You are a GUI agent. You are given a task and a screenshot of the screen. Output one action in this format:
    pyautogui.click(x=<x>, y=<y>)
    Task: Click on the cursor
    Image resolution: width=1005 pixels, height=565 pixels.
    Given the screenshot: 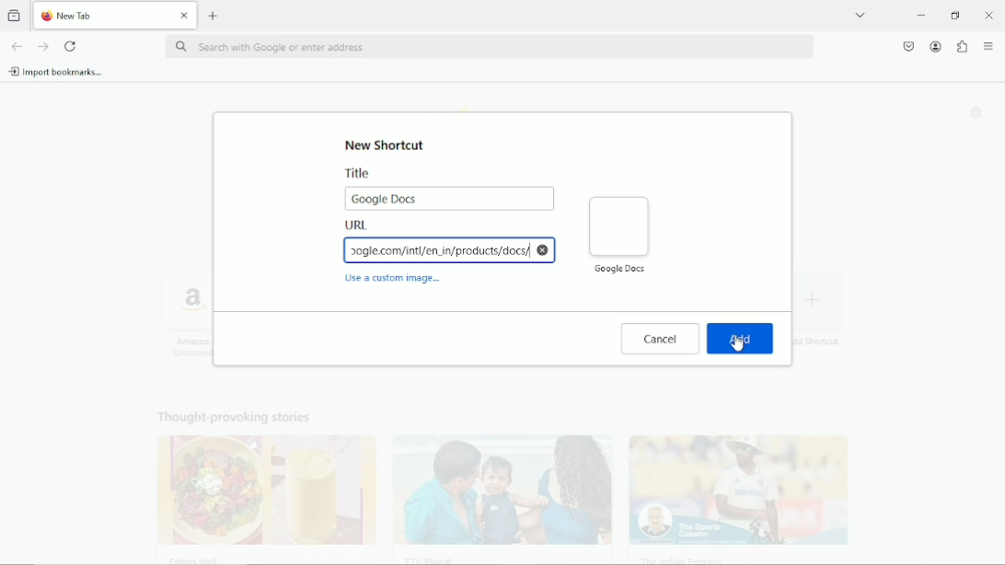 What is the action you would take?
    pyautogui.click(x=737, y=342)
    